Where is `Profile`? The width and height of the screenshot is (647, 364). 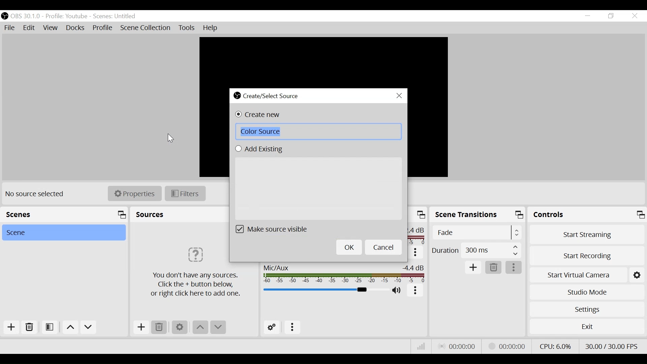 Profile is located at coordinates (66, 16).